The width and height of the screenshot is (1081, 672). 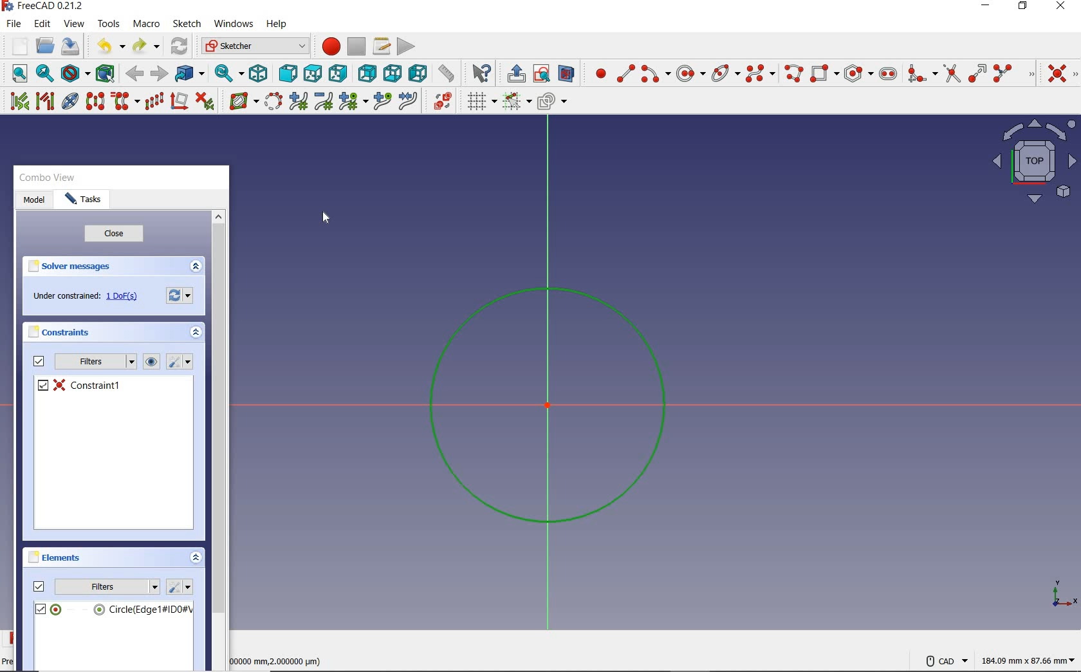 What do you see at coordinates (858, 73) in the screenshot?
I see `create regular polygon` at bounding box center [858, 73].